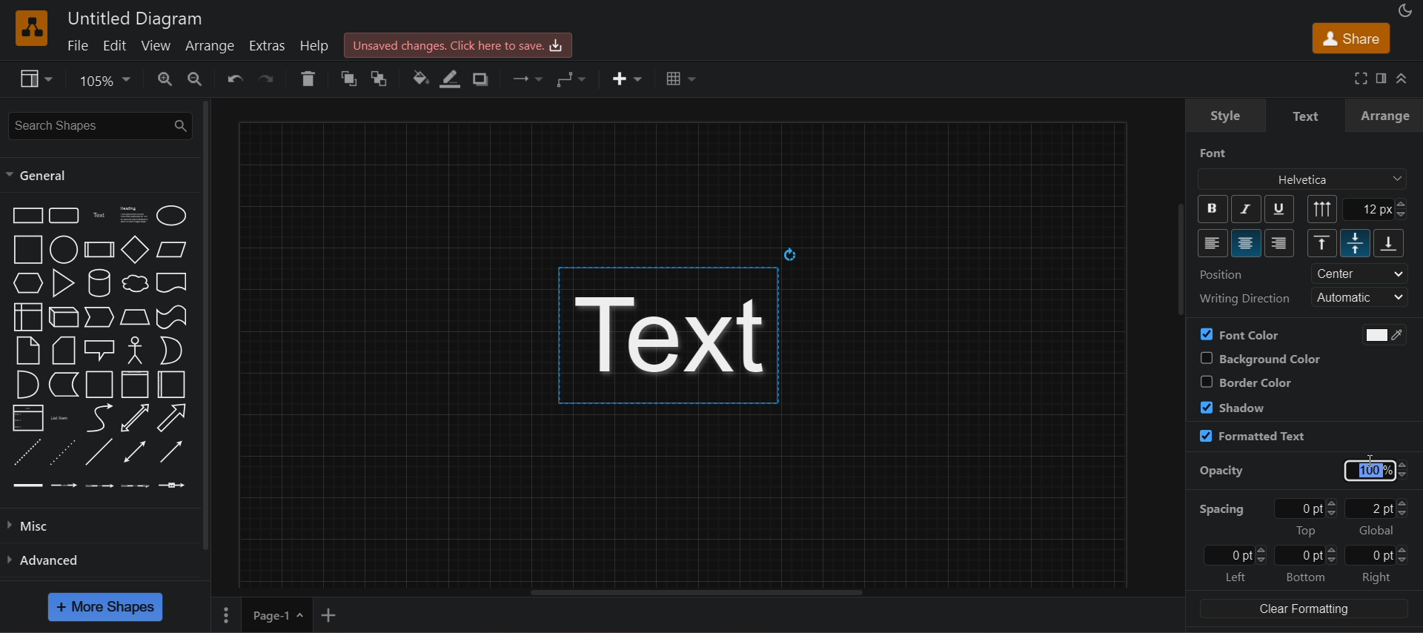 The image size is (1423, 633). What do you see at coordinates (136, 317) in the screenshot?
I see `trapezoid` at bounding box center [136, 317].